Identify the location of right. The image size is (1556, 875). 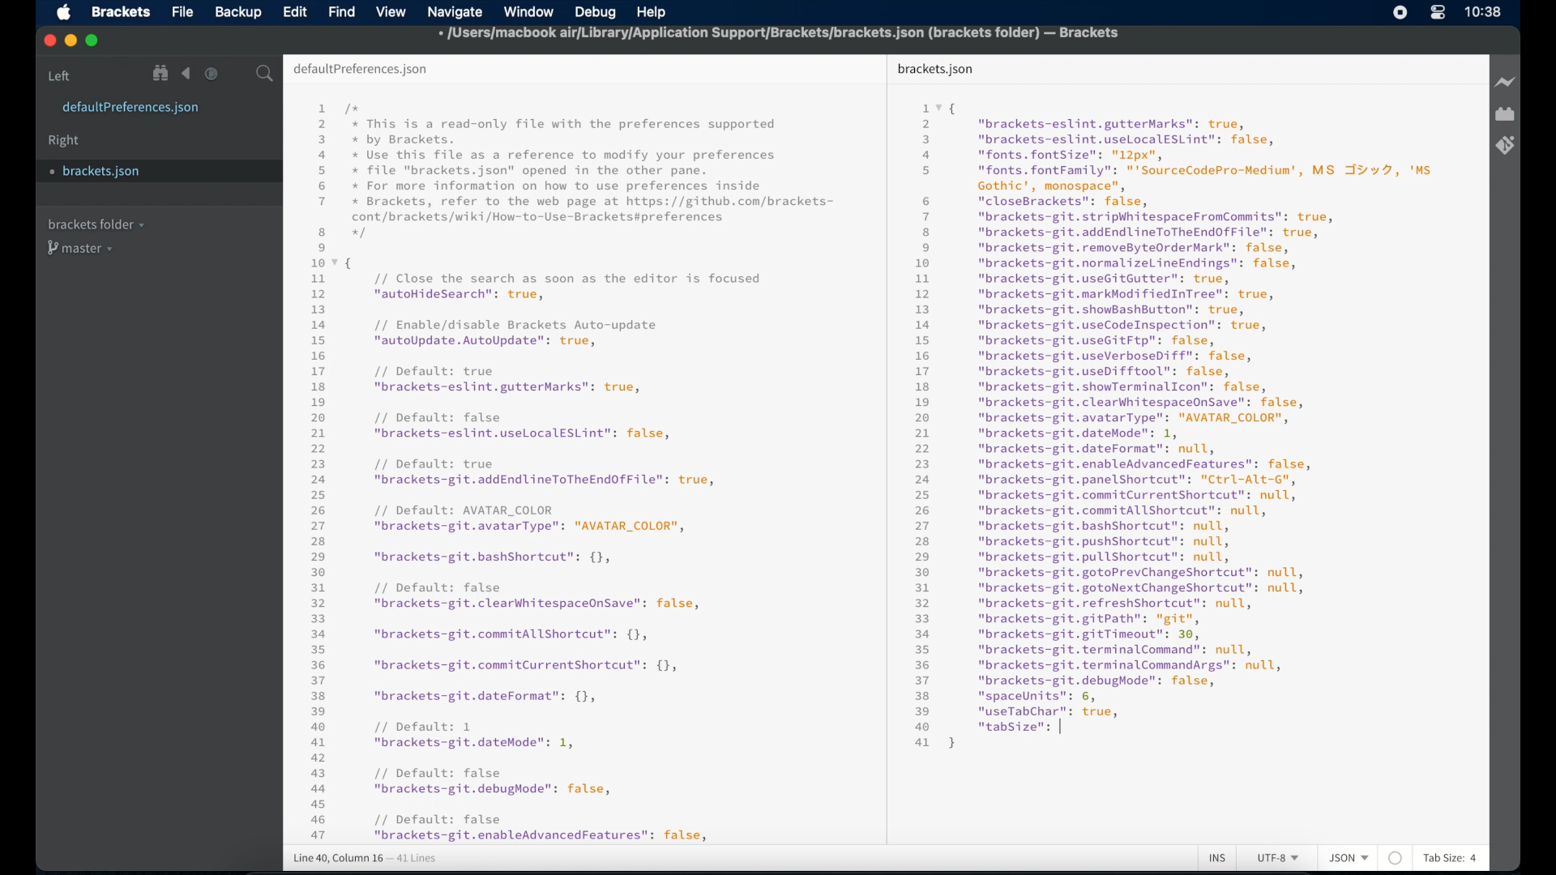
(64, 141).